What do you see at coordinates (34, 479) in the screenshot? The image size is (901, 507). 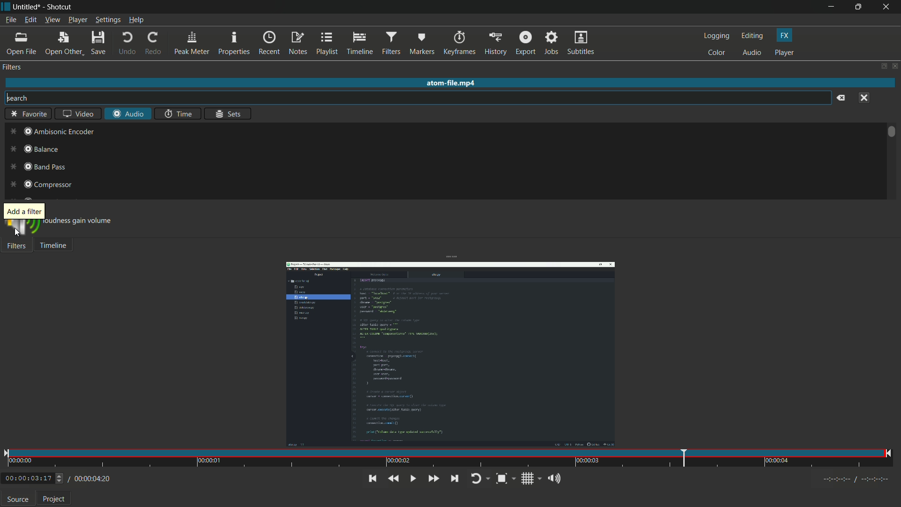 I see `00:00:03:17 (Current Time)` at bounding box center [34, 479].